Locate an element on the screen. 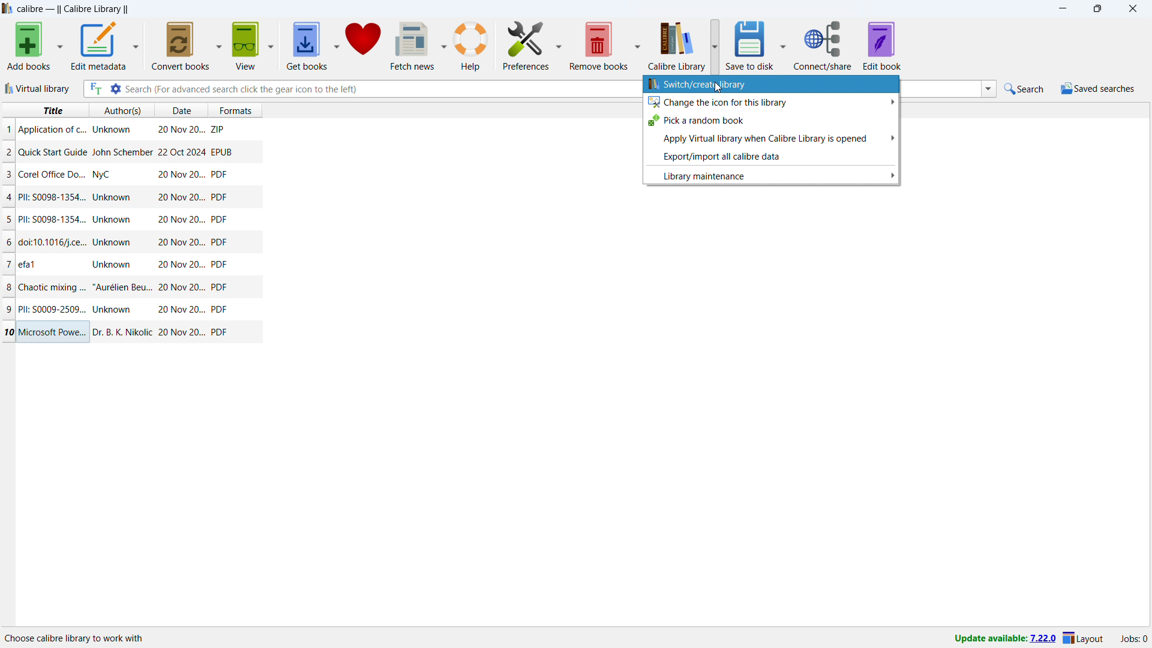 The height and width of the screenshot is (648, 1152). Author is located at coordinates (121, 152).